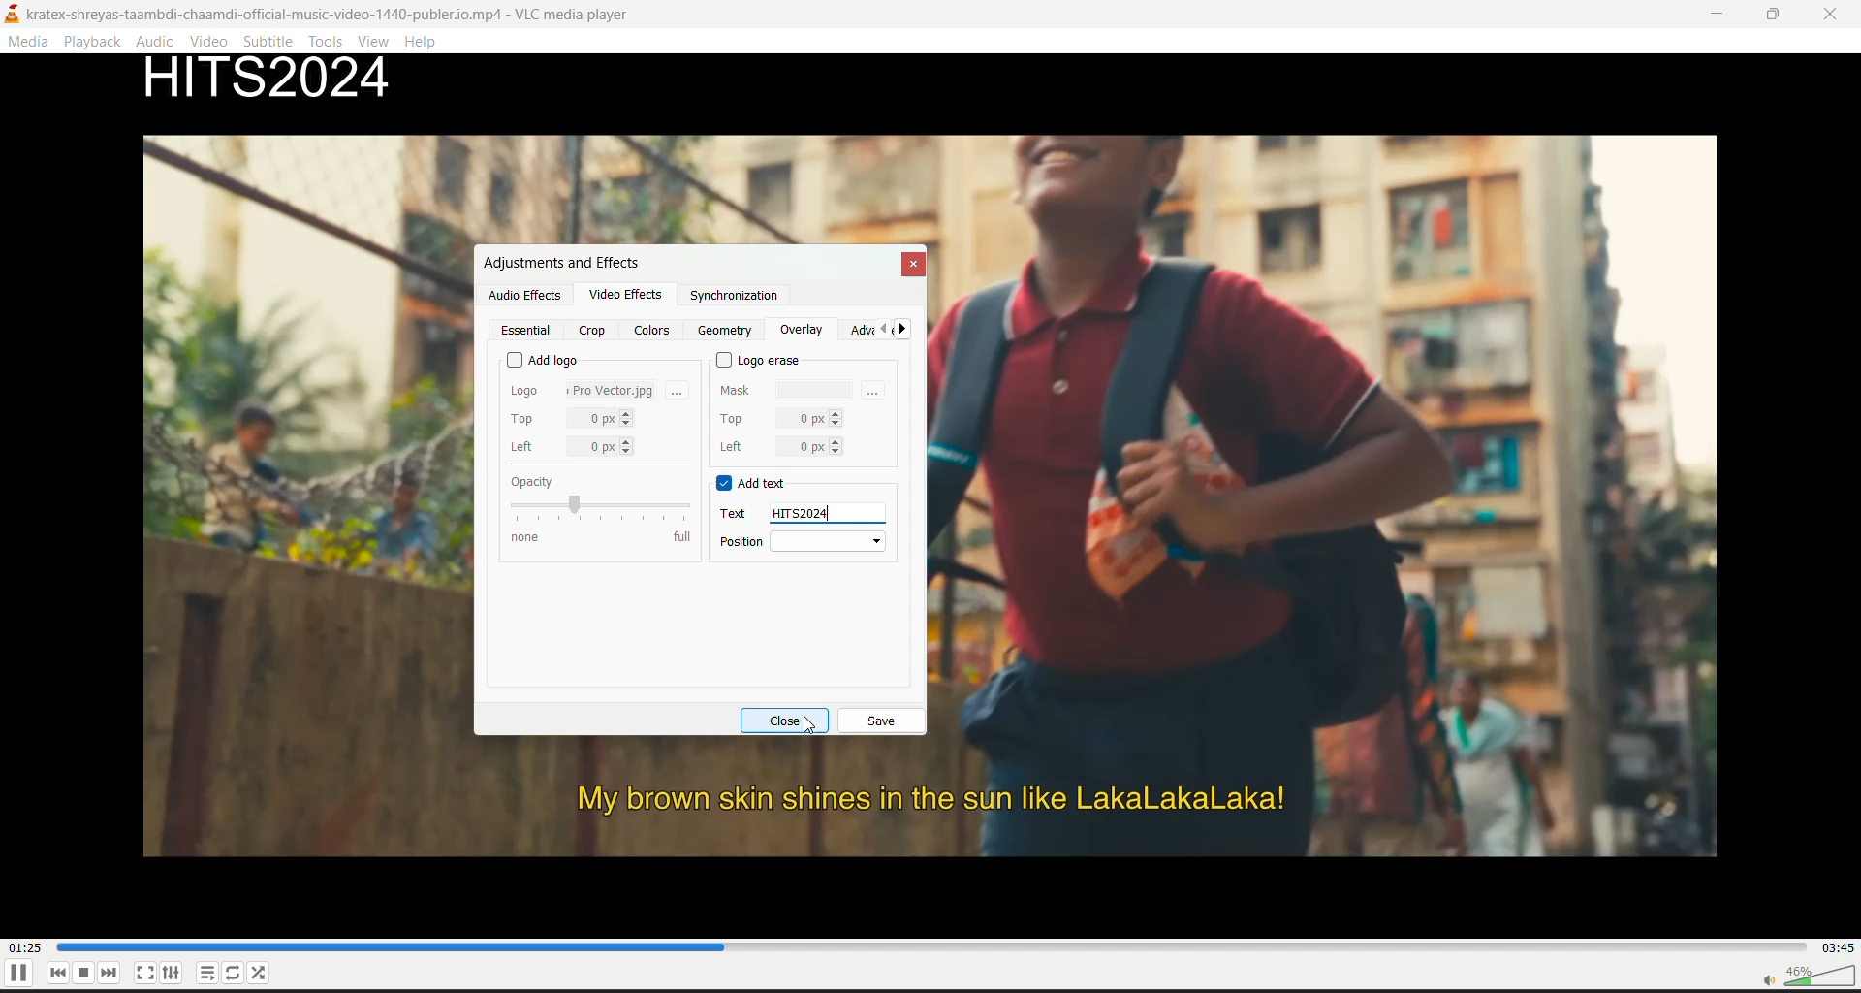  What do you see at coordinates (930, 945) in the screenshot?
I see `track slider` at bounding box center [930, 945].